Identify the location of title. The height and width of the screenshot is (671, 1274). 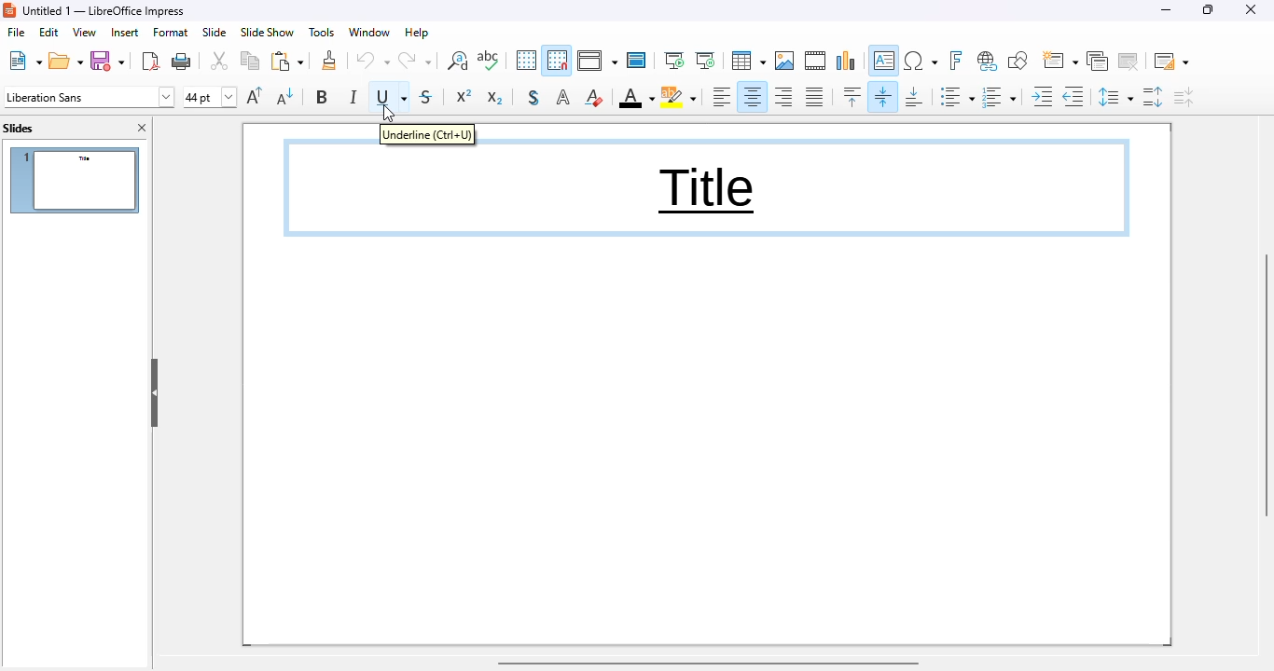
(104, 11).